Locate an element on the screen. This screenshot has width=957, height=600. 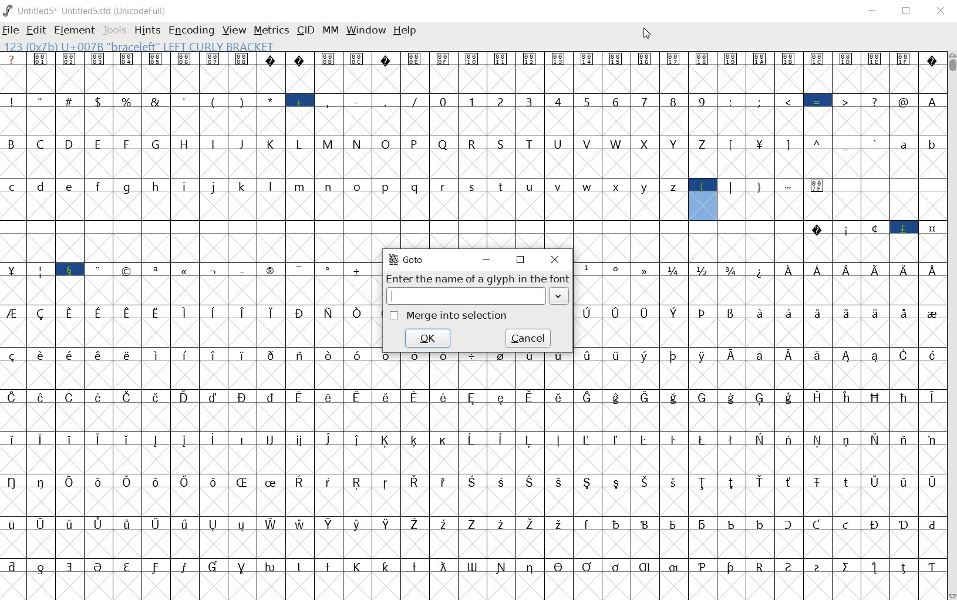
WINDOW is located at coordinates (366, 29).